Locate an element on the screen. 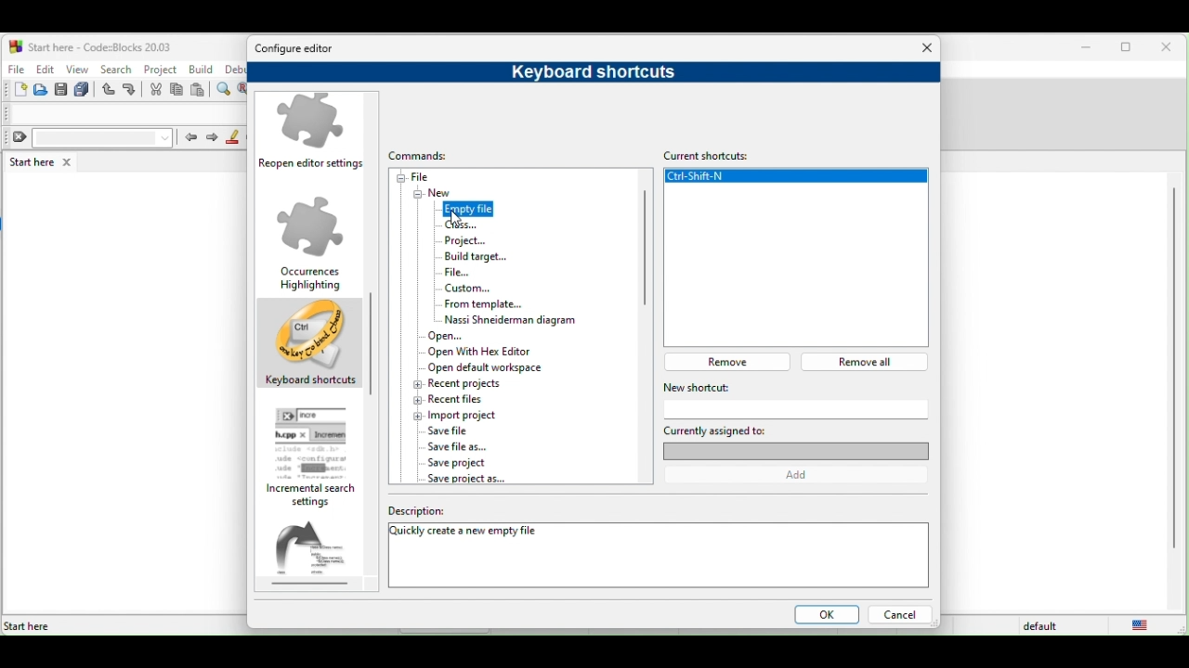 The image size is (1189, 668). save project is located at coordinates (469, 463).